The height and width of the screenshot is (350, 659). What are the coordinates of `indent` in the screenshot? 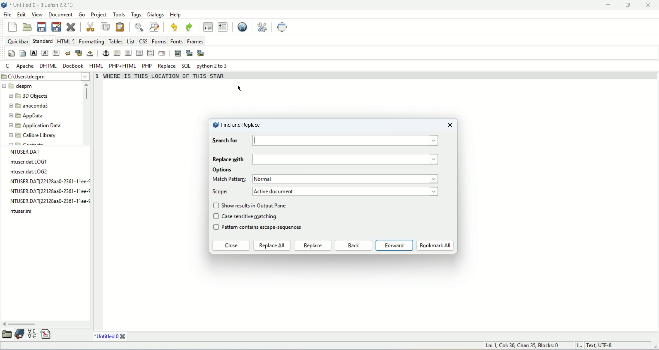 It's located at (222, 27).